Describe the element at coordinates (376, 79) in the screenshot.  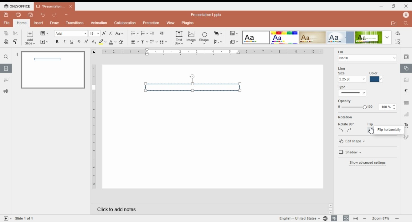
I see `line color` at that location.